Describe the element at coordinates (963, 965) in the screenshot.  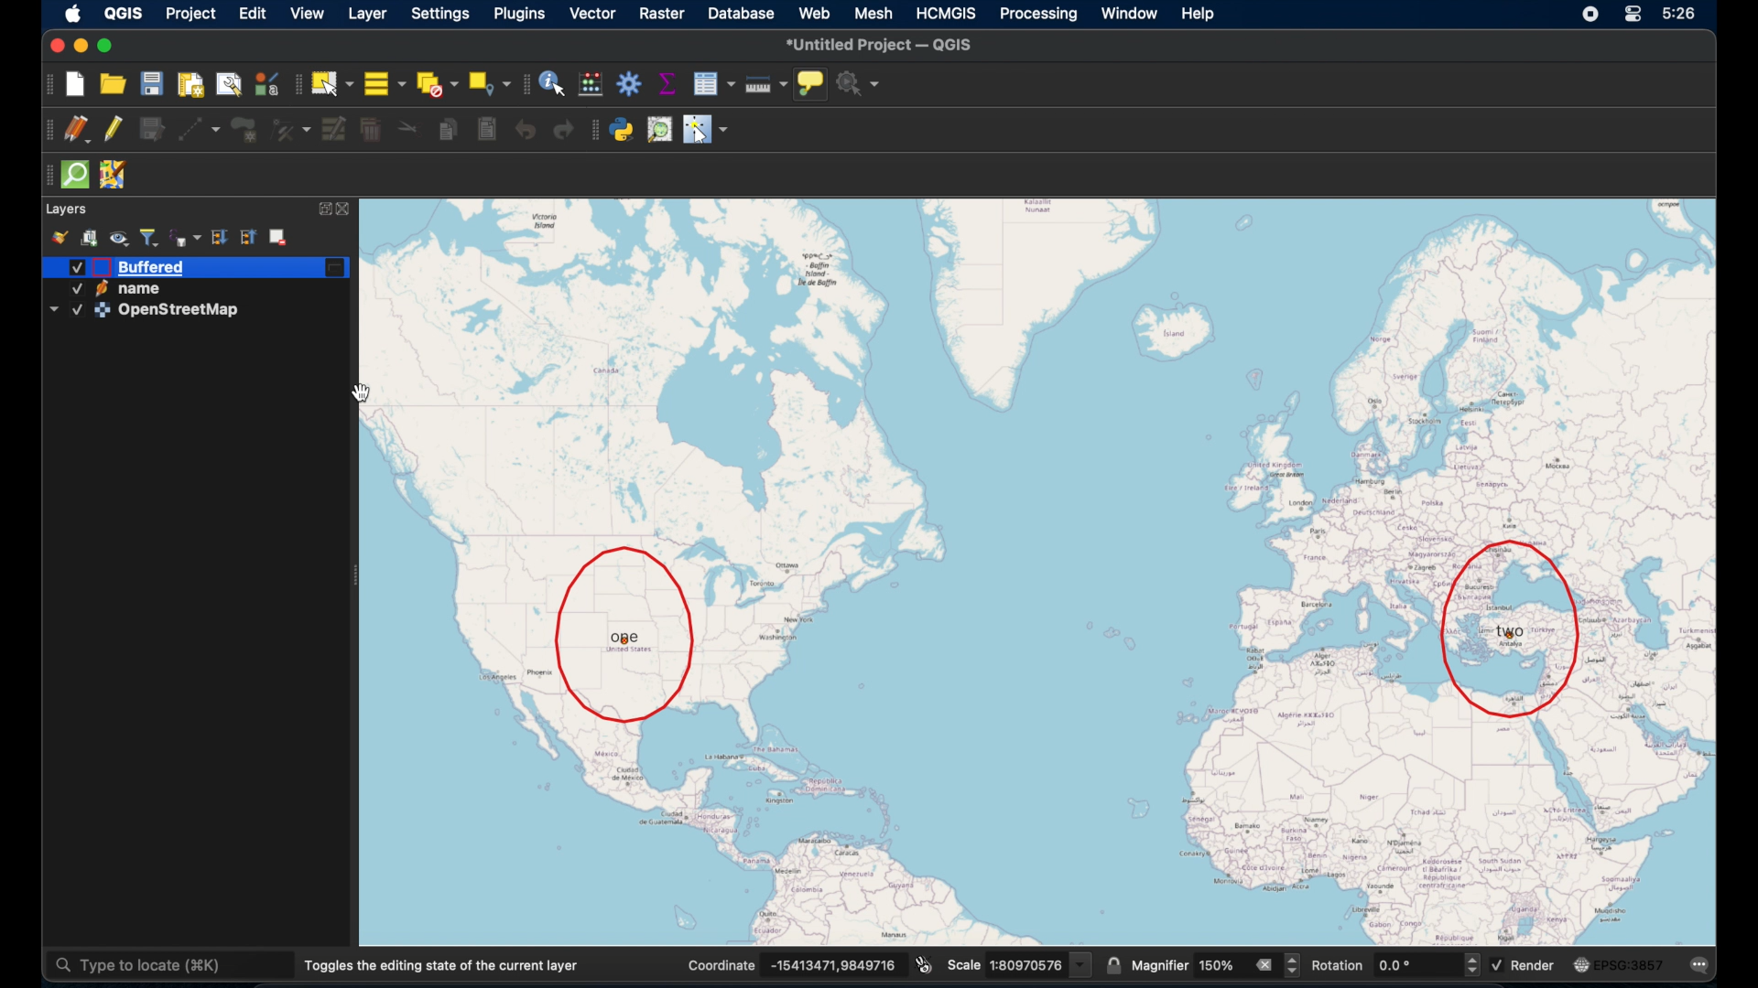
I see `scale` at that location.